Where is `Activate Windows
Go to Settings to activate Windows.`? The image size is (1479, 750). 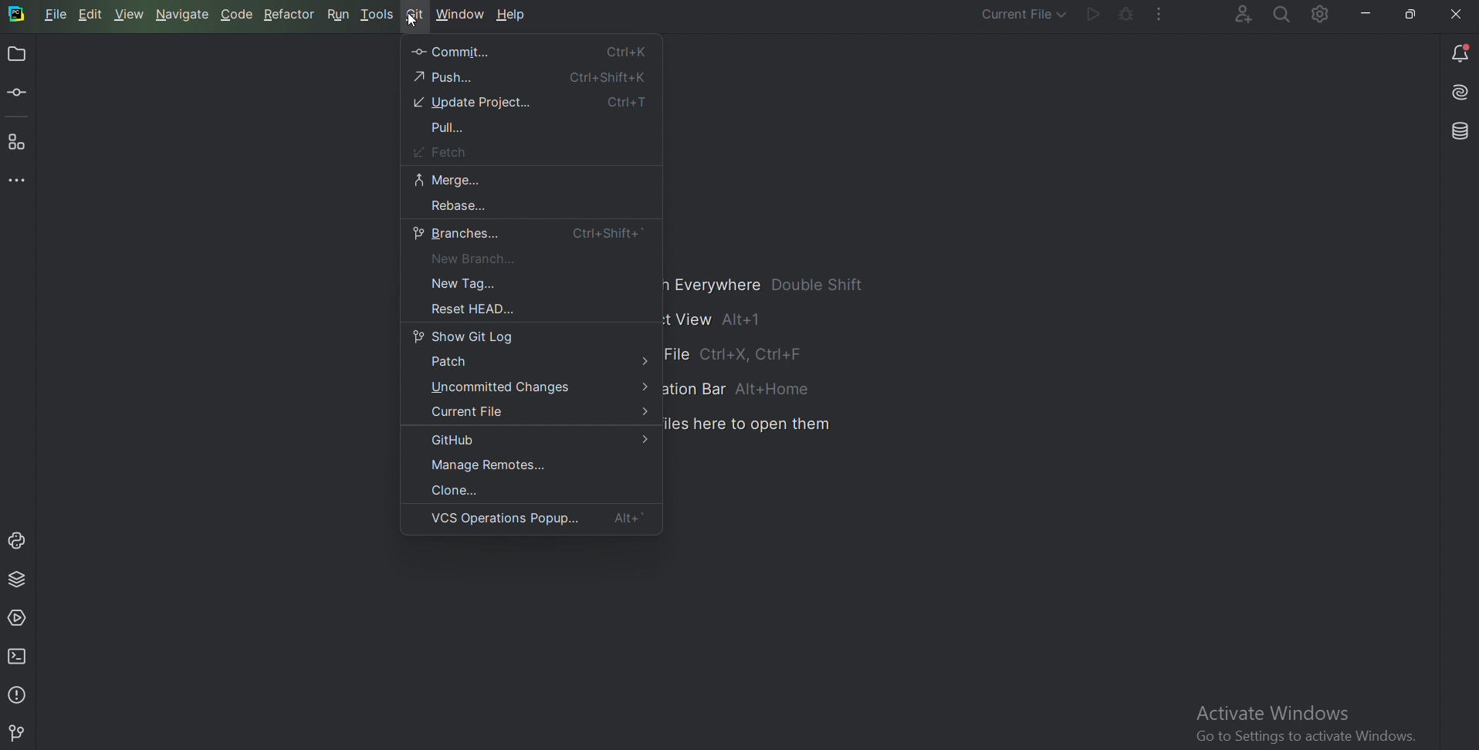
Activate Windows
Go to Settings to activate Windows. is located at coordinates (1308, 722).